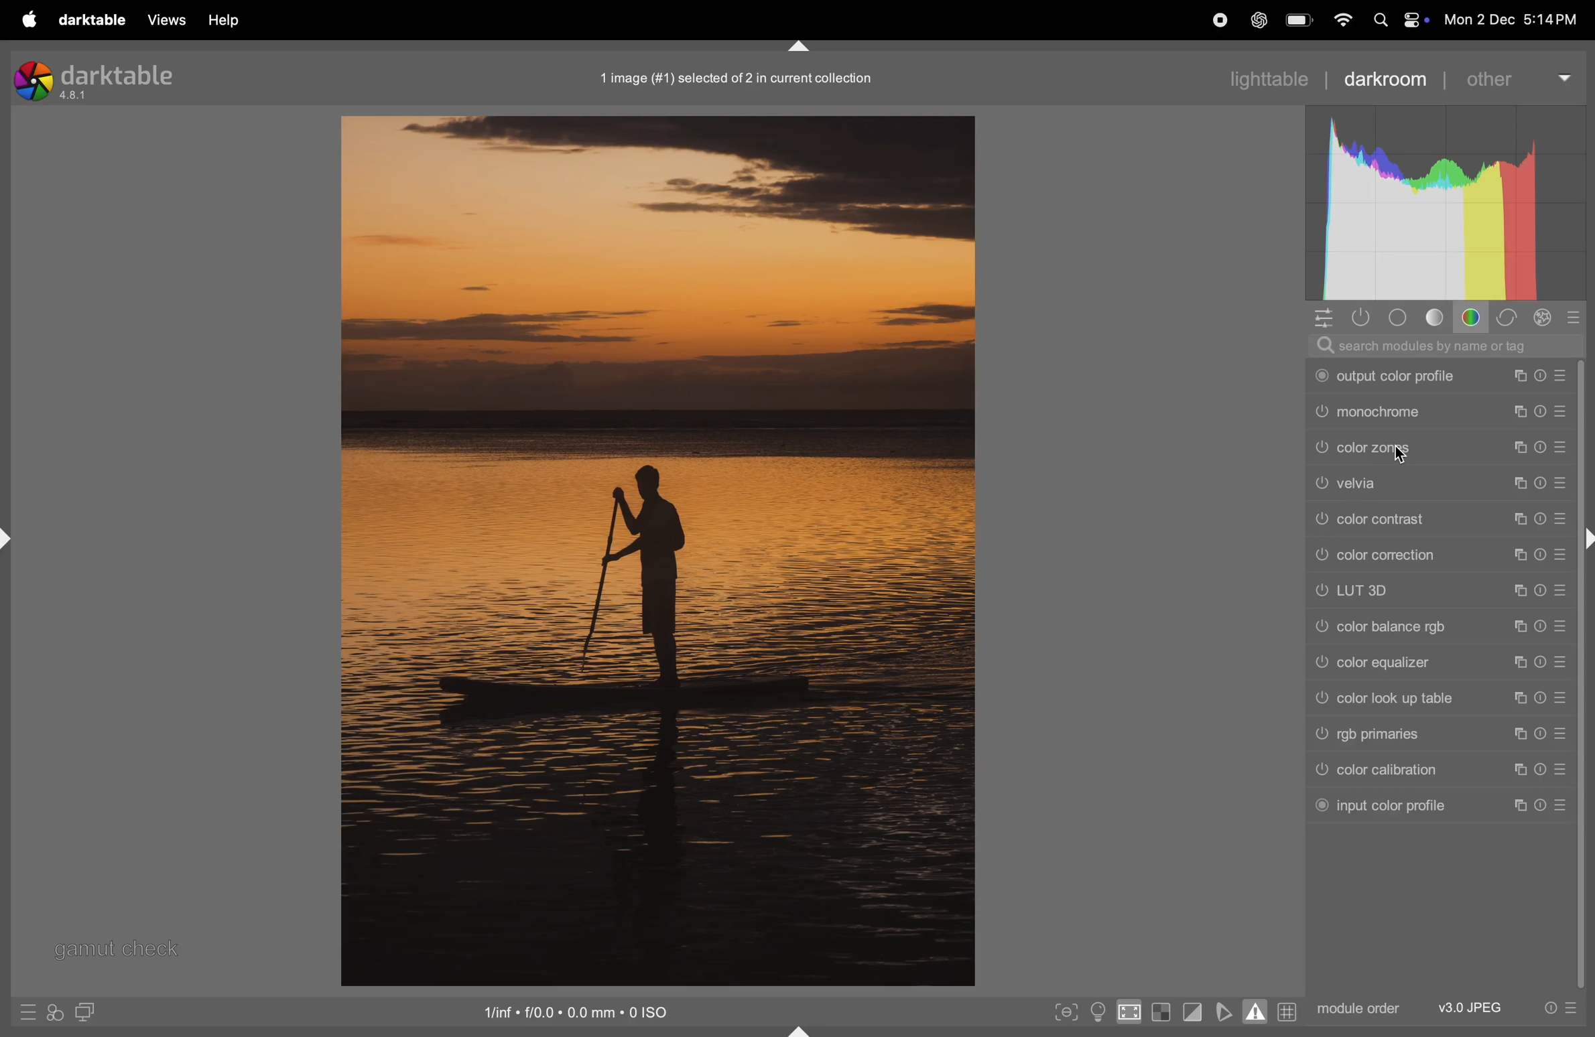 The width and height of the screenshot is (1595, 1037). I want to click on Copy, so click(1560, 517).